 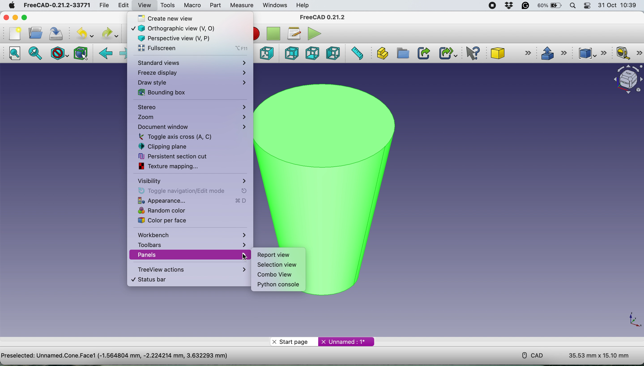 What do you see at coordinates (279, 285) in the screenshot?
I see `python console ` at bounding box center [279, 285].